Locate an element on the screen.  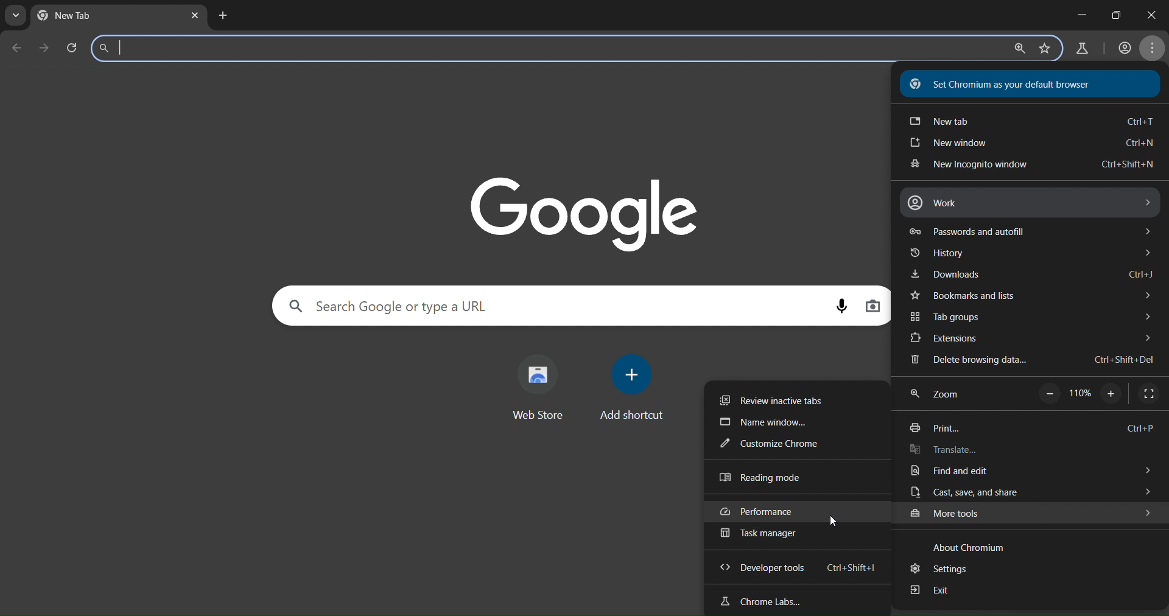
more tools is located at coordinates (1031, 514).